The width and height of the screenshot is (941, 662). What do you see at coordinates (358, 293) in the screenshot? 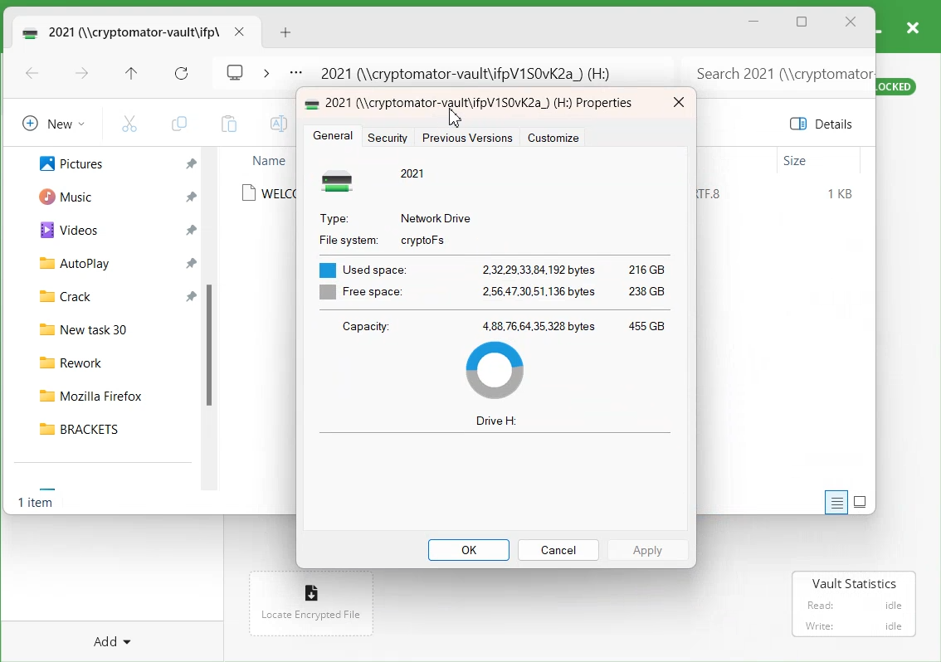
I see `I Free space:` at bounding box center [358, 293].